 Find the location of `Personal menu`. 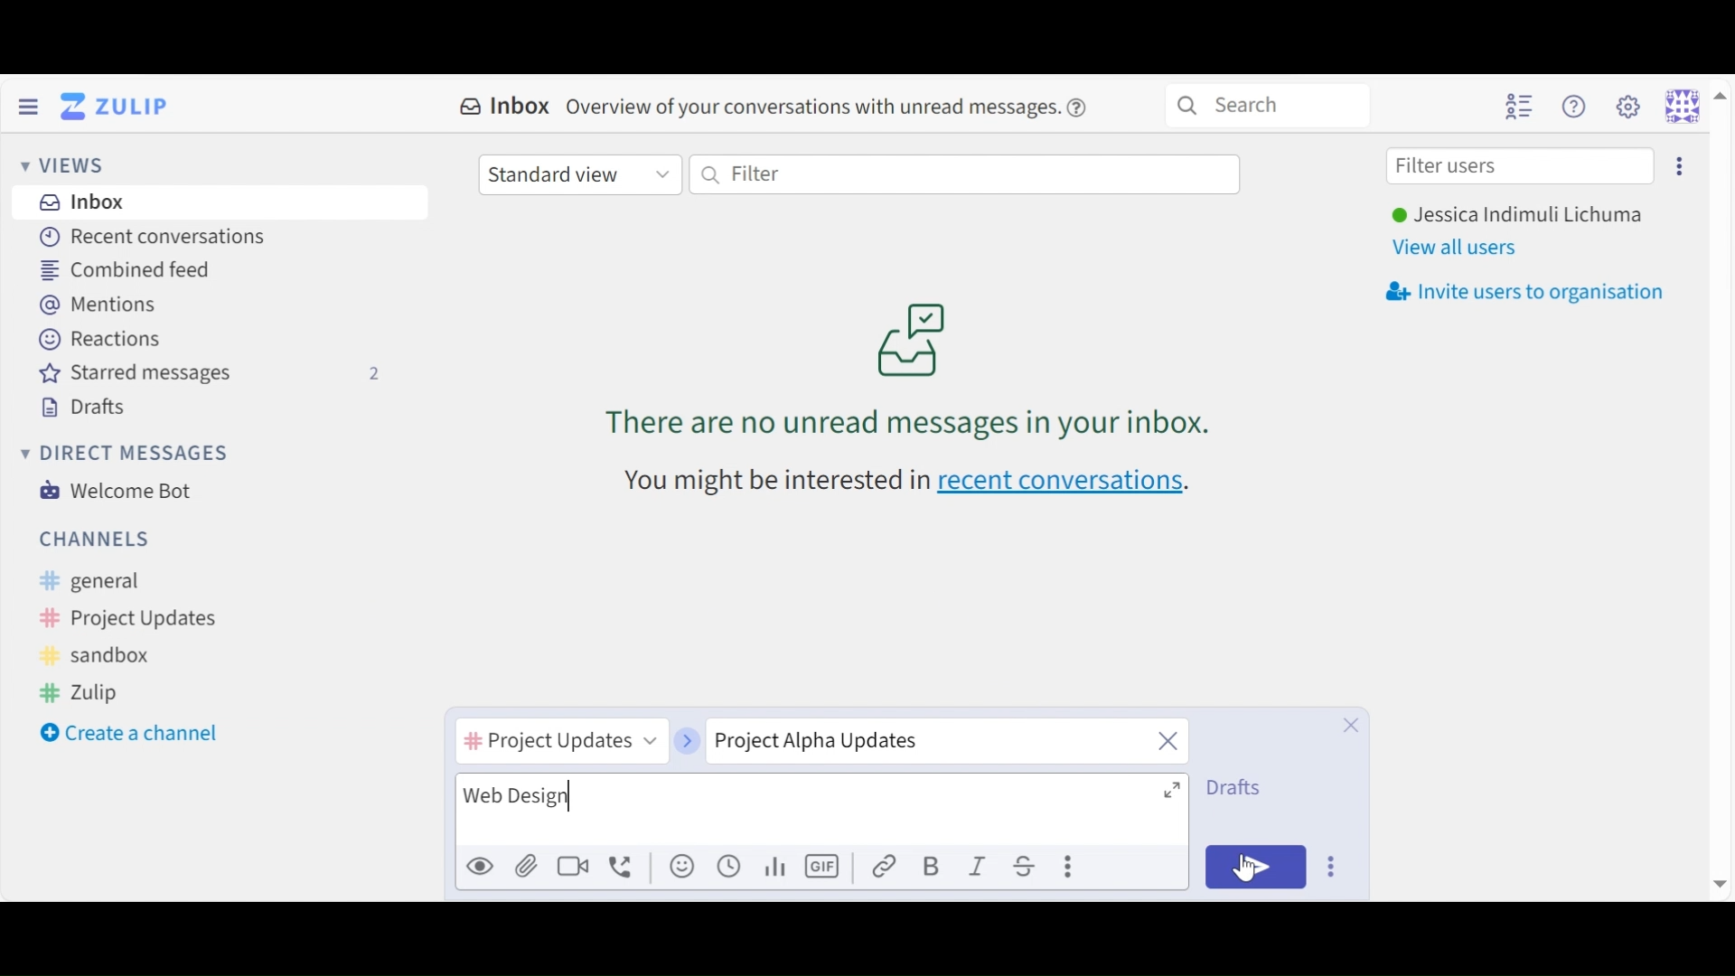

Personal menu is located at coordinates (1693, 105).